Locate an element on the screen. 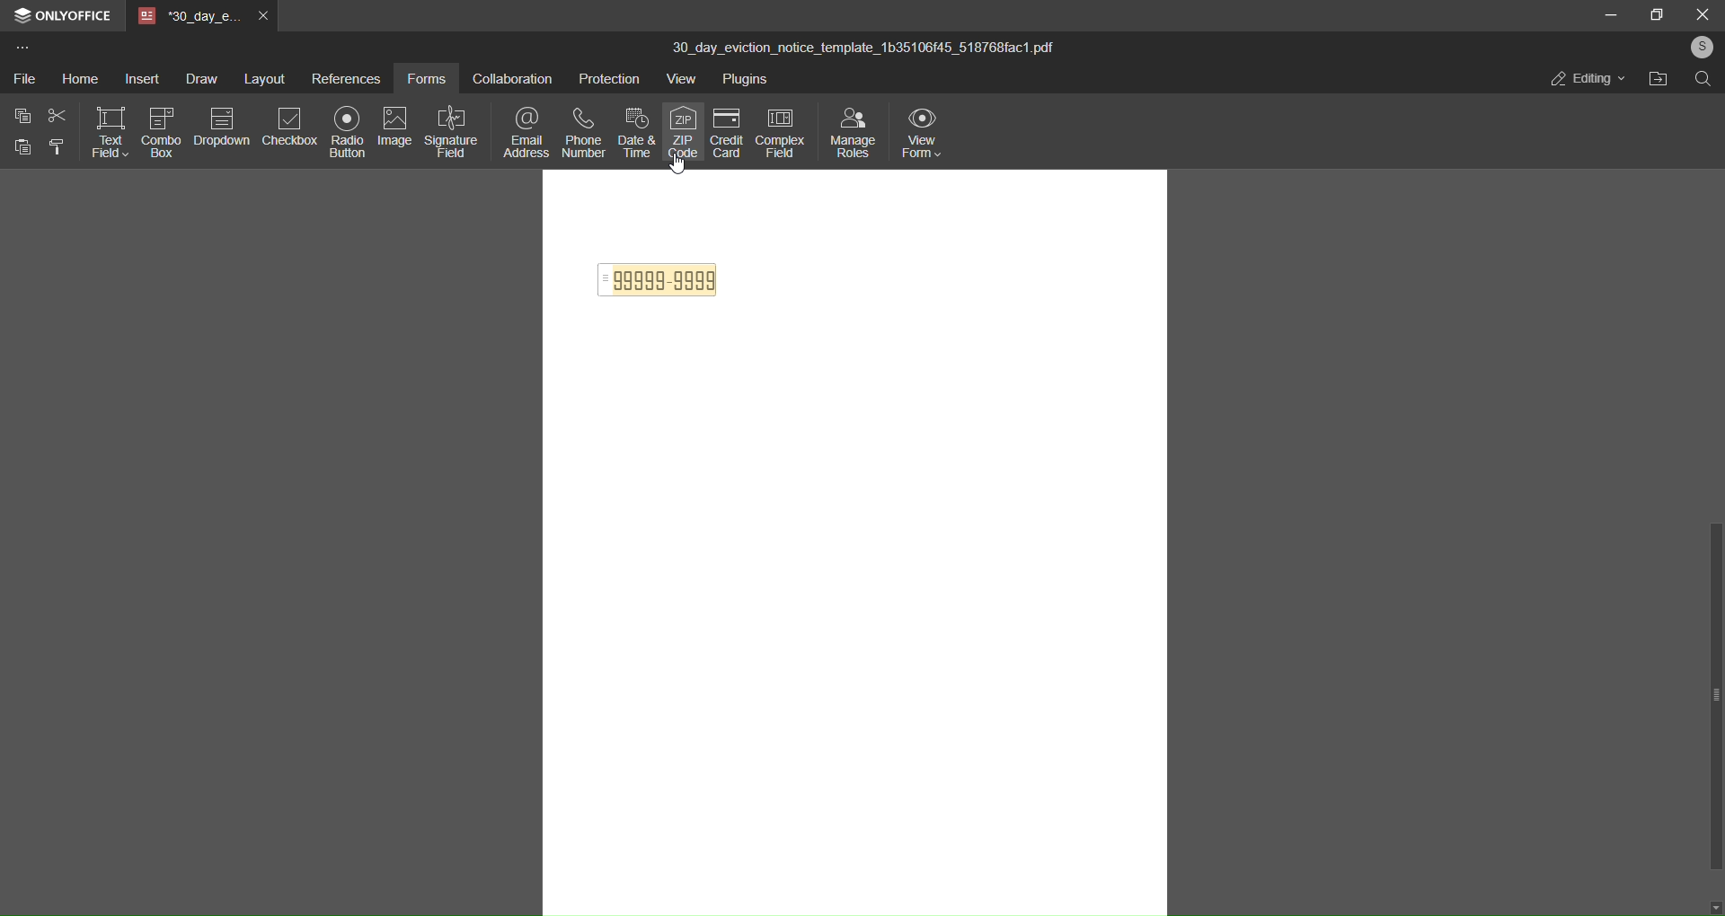 The width and height of the screenshot is (1725, 916). checkbox is located at coordinates (290, 126).